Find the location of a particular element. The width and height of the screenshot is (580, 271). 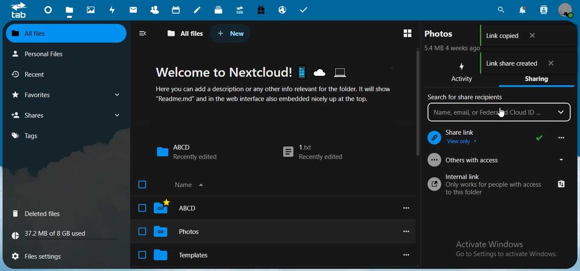

search is located at coordinates (500, 10).